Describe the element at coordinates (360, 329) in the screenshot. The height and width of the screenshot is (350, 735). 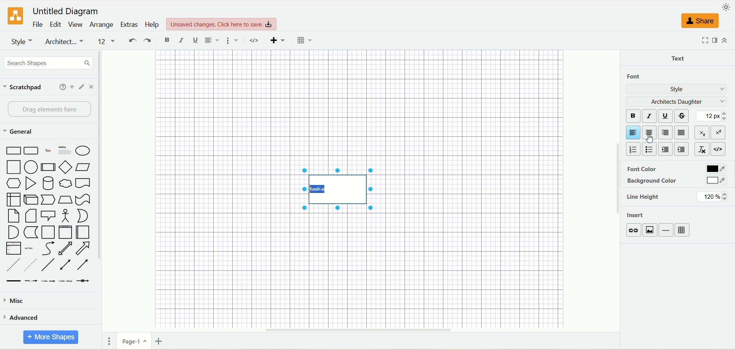
I see `horizontal scroll bar` at that location.